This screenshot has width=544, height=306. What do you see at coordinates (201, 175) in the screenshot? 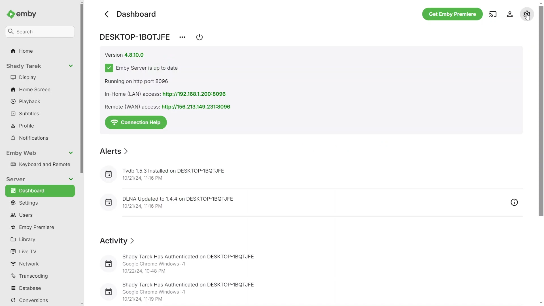
I see `8 Tvdb 1.5.3 Installed on DESKTOP-1BQTJFE10/21/24, 11:16 PM` at bounding box center [201, 175].